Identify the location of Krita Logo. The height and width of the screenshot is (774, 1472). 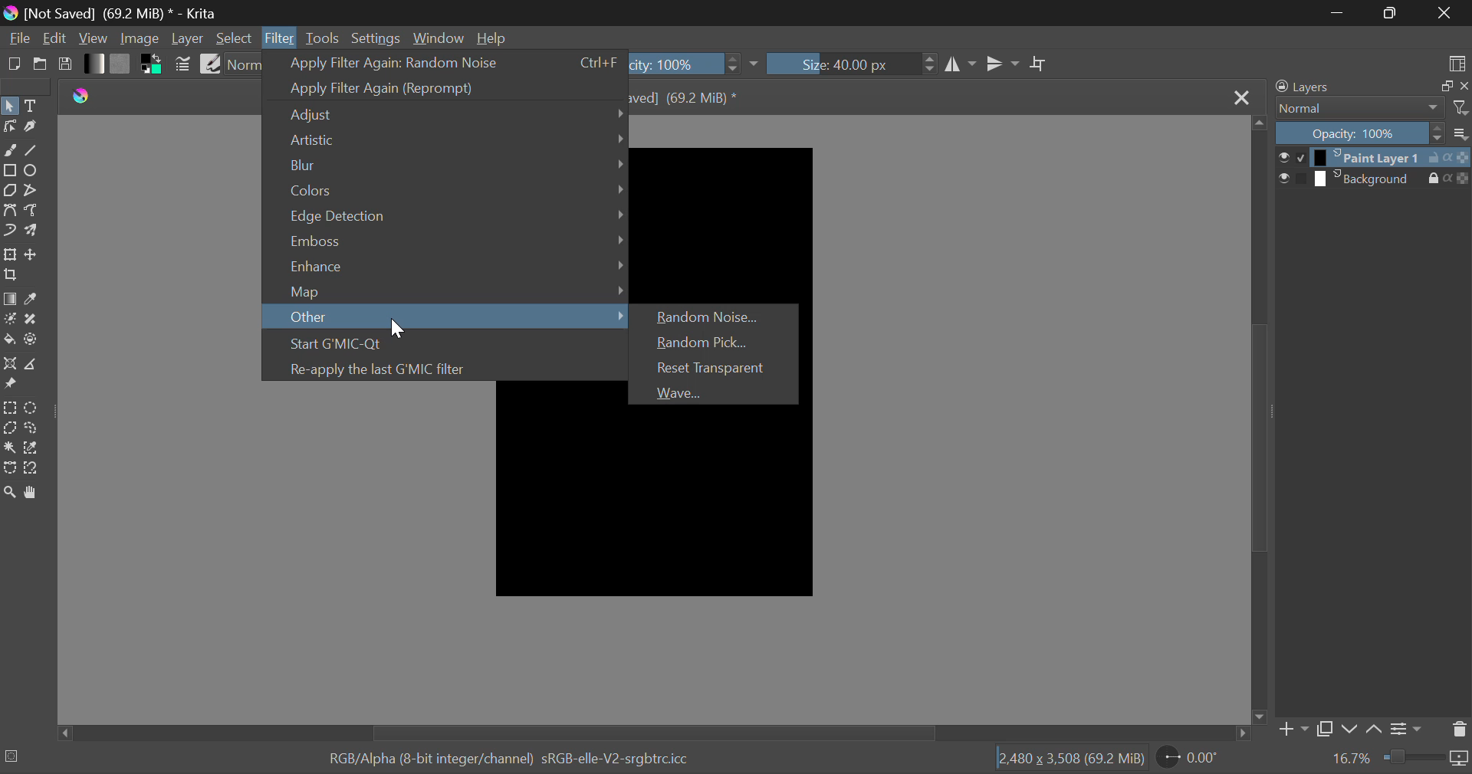
(83, 94).